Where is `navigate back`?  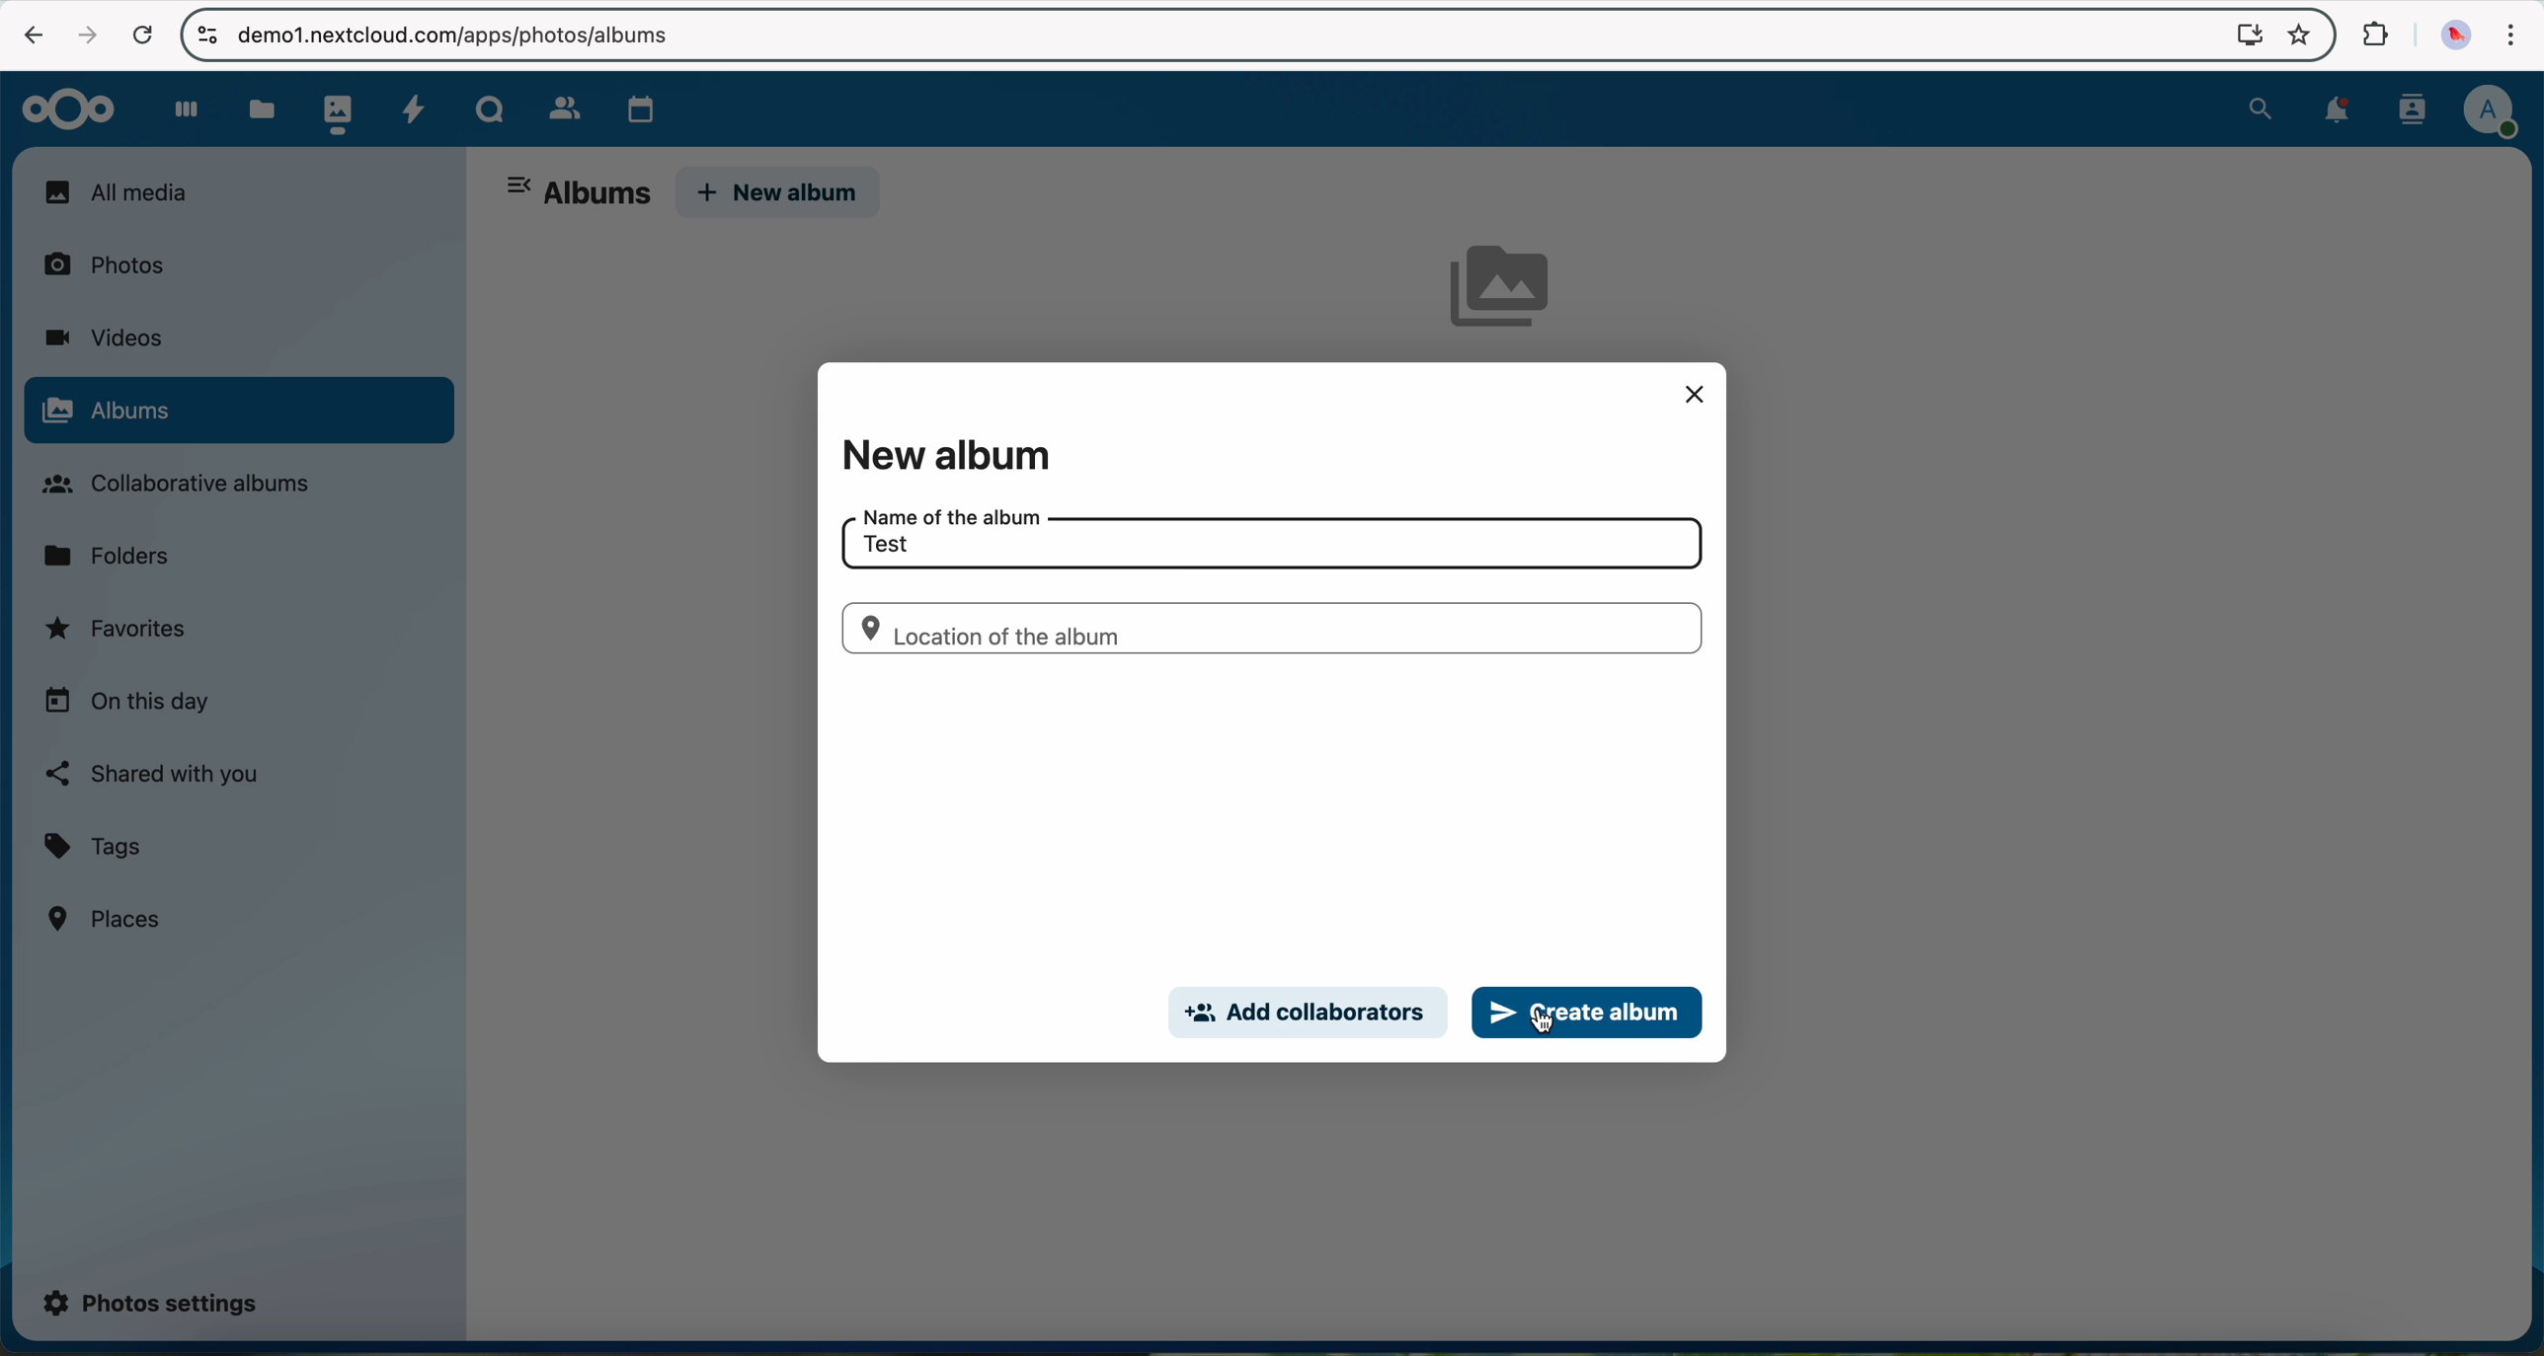 navigate back is located at coordinates (26, 33).